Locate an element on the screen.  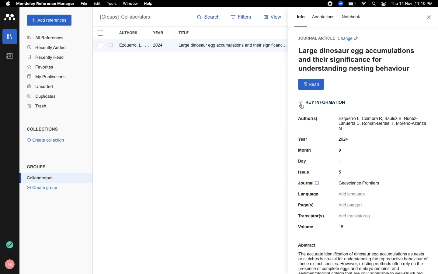
Recently Read is located at coordinates (47, 57).